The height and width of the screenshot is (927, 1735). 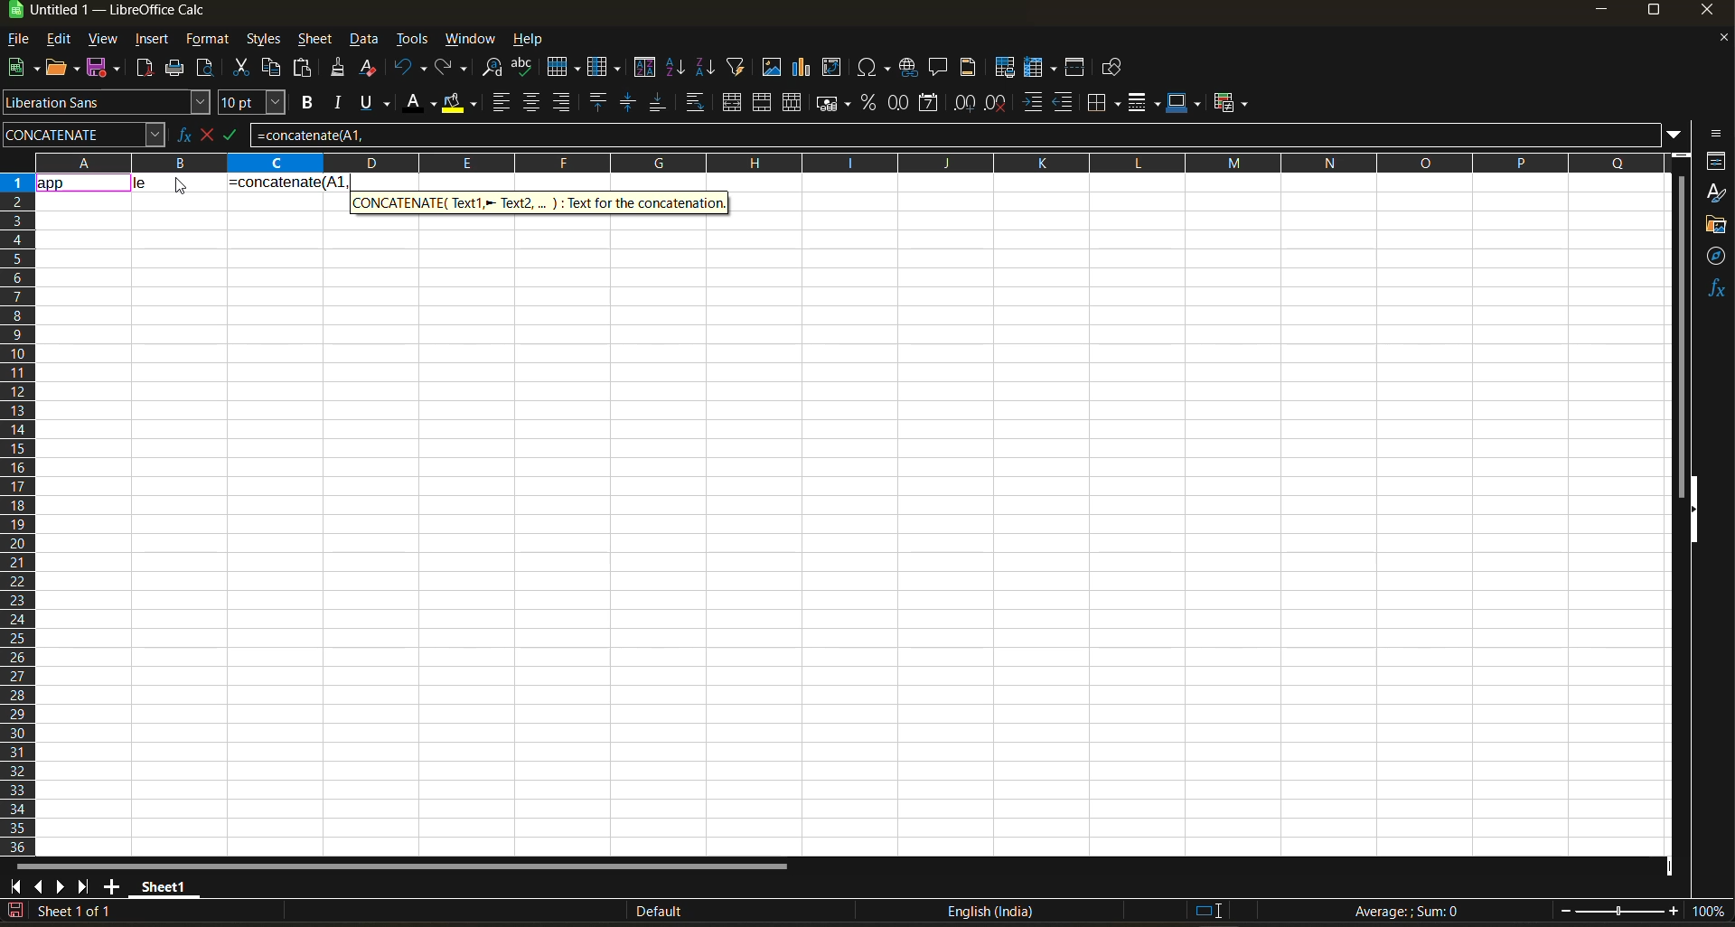 I want to click on spelling, so click(x=521, y=69).